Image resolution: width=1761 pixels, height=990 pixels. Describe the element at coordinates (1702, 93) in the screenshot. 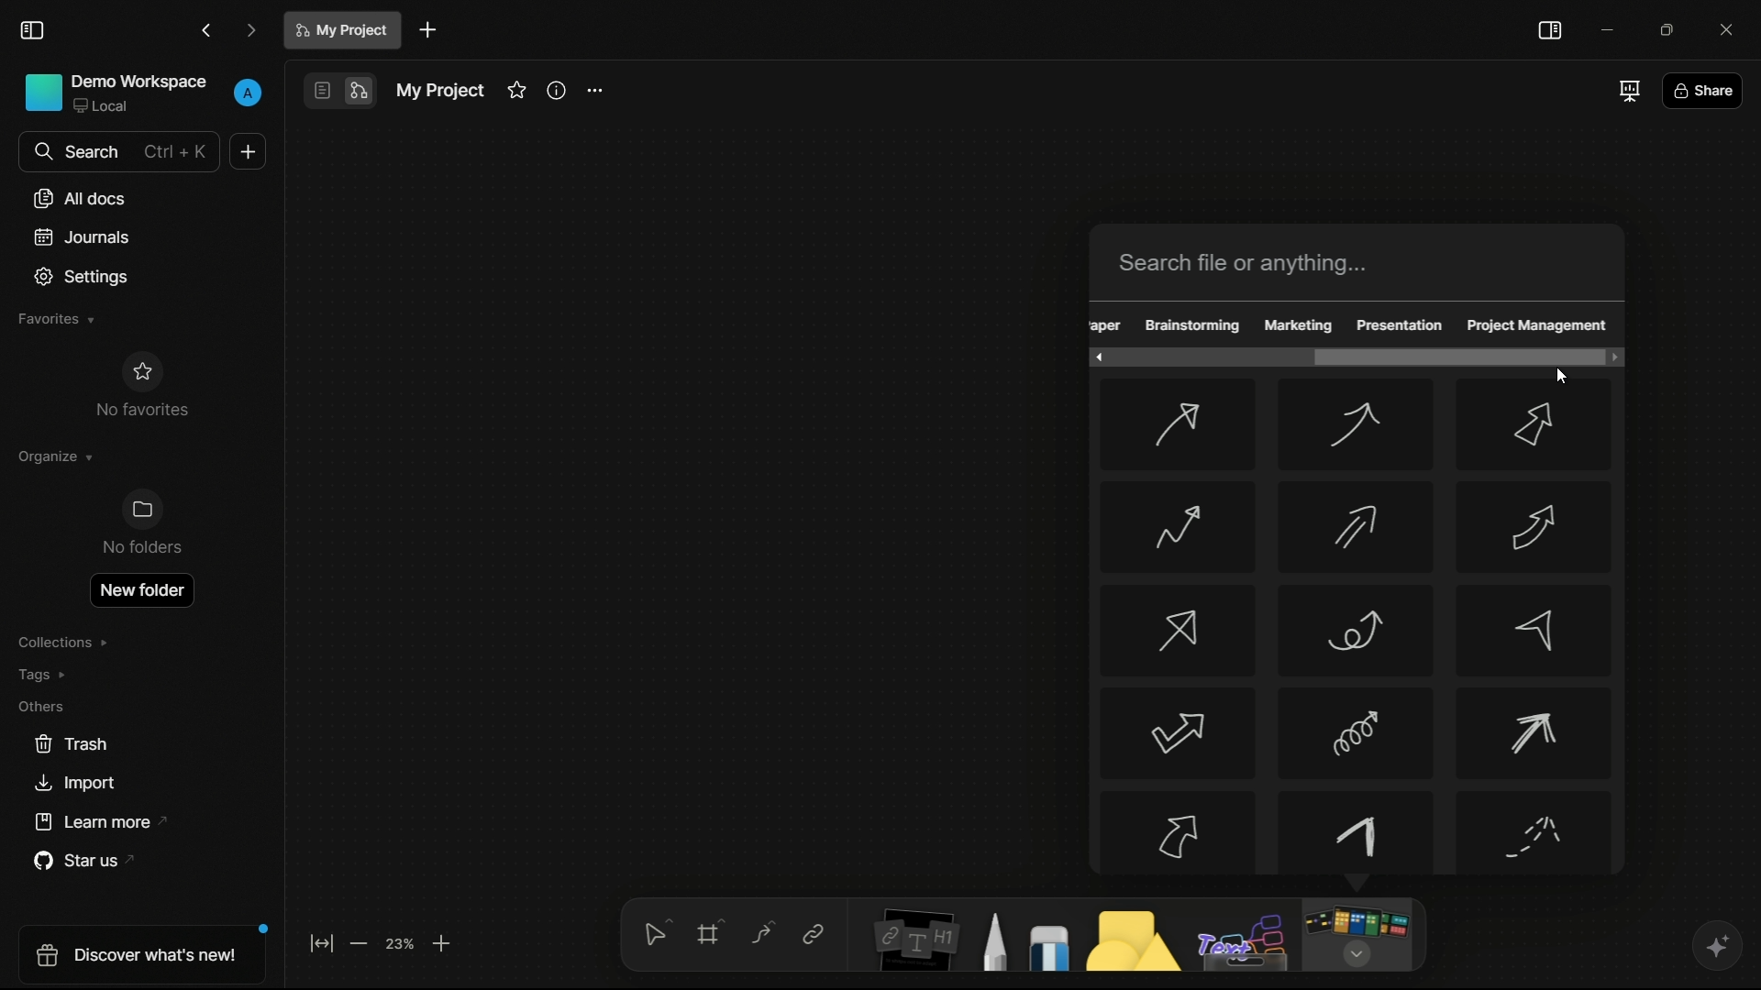

I see `share` at that location.